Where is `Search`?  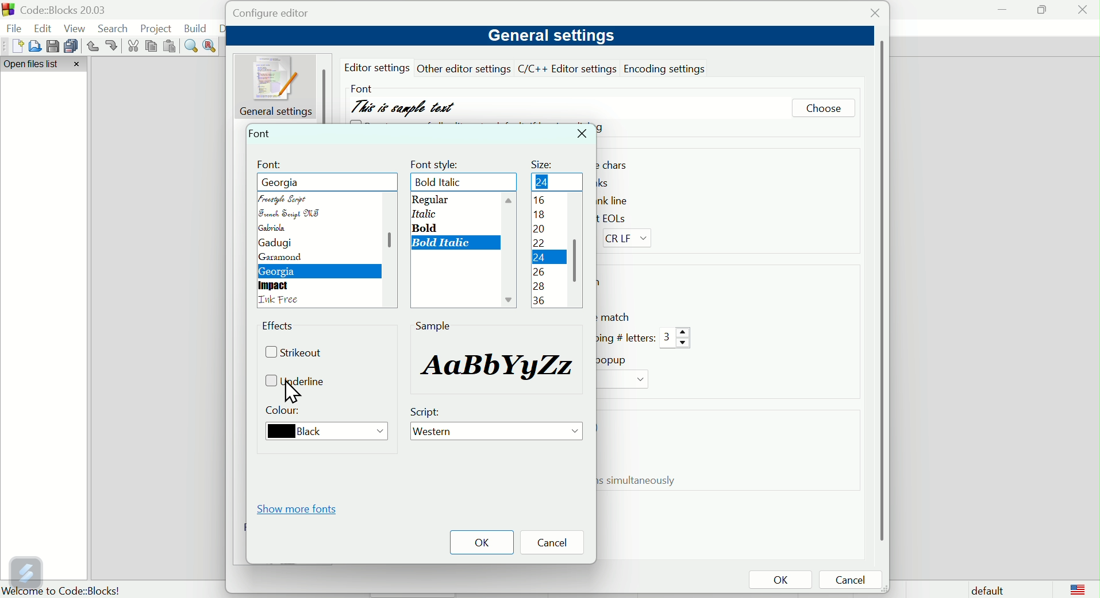 Search is located at coordinates (116, 29).